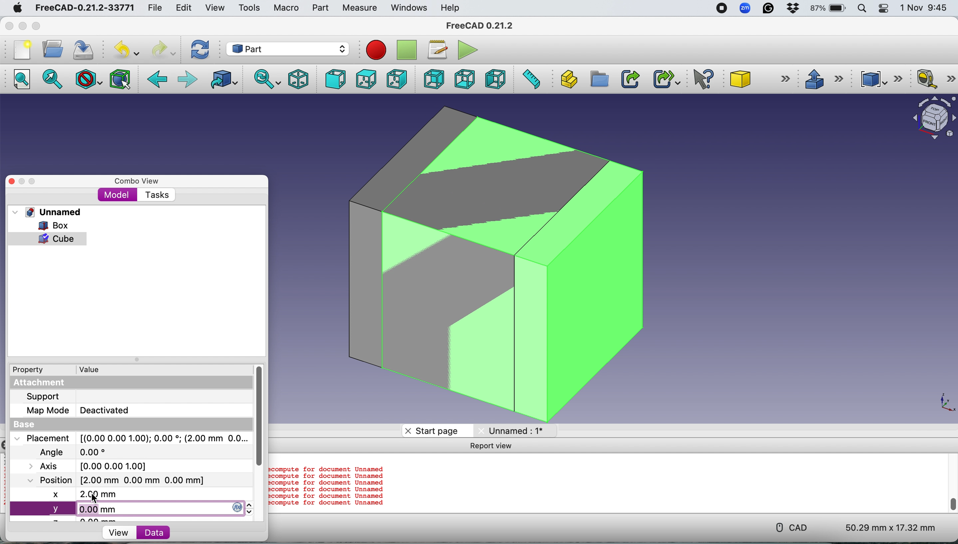  What do you see at coordinates (188, 80) in the screenshot?
I see `Forward` at bounding box center [188, 80].